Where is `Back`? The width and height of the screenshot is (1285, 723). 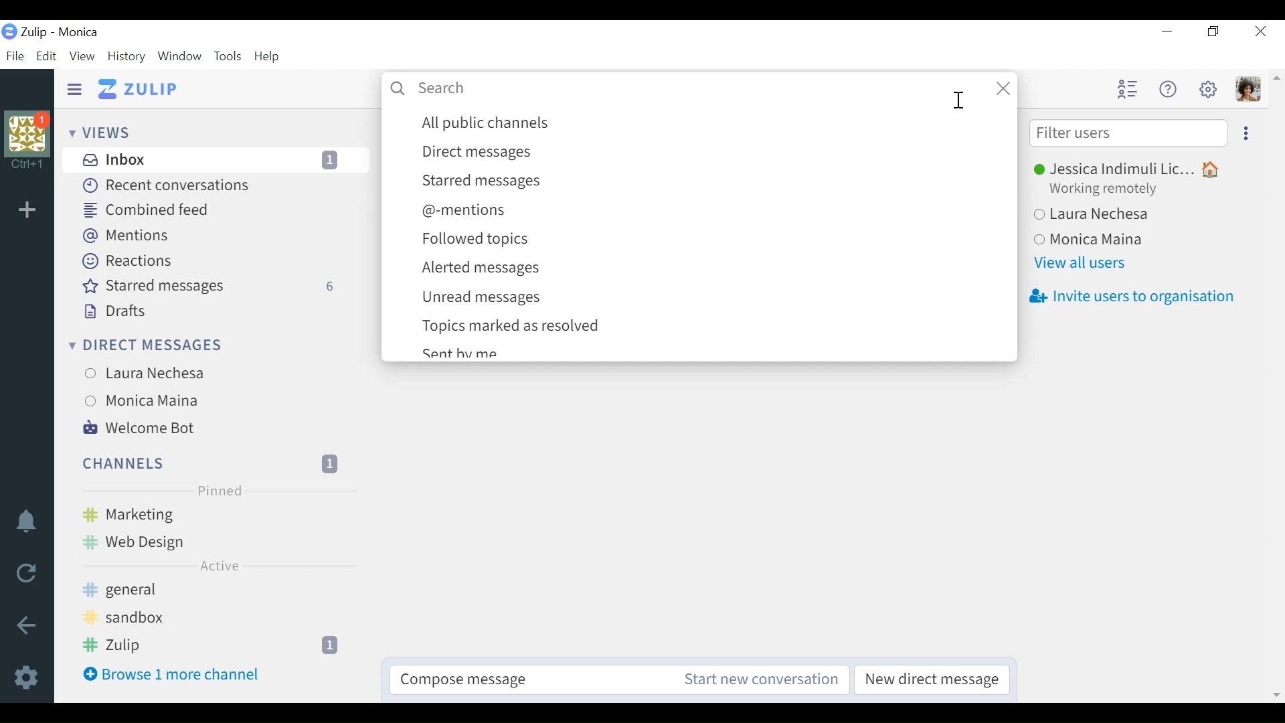 Back is located at coordinates (25, 623).